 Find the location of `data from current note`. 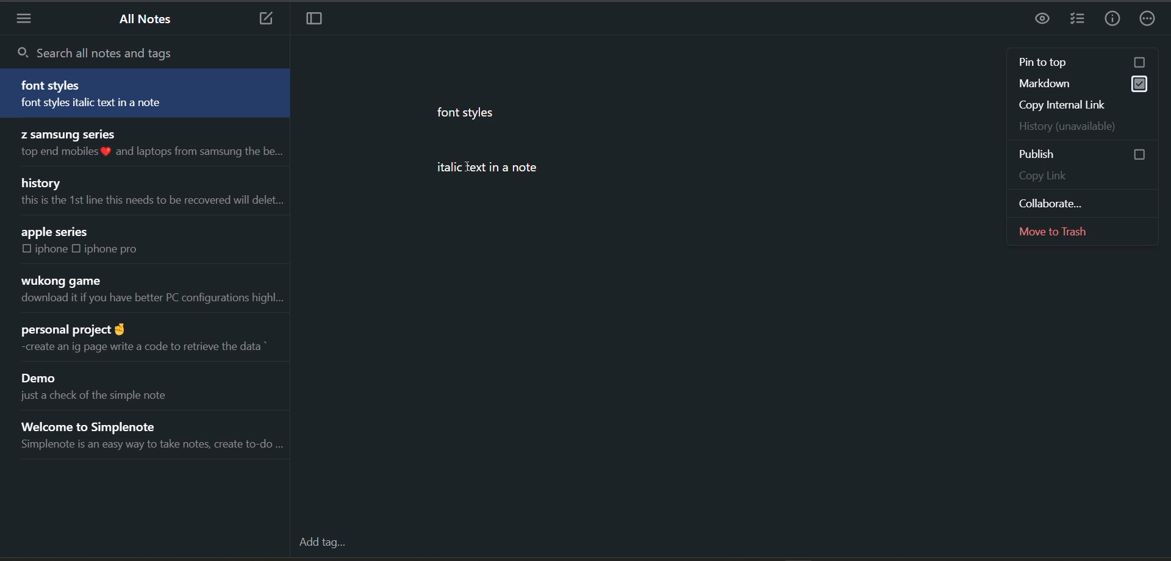

data from current note is located at coordinates (537, 151).